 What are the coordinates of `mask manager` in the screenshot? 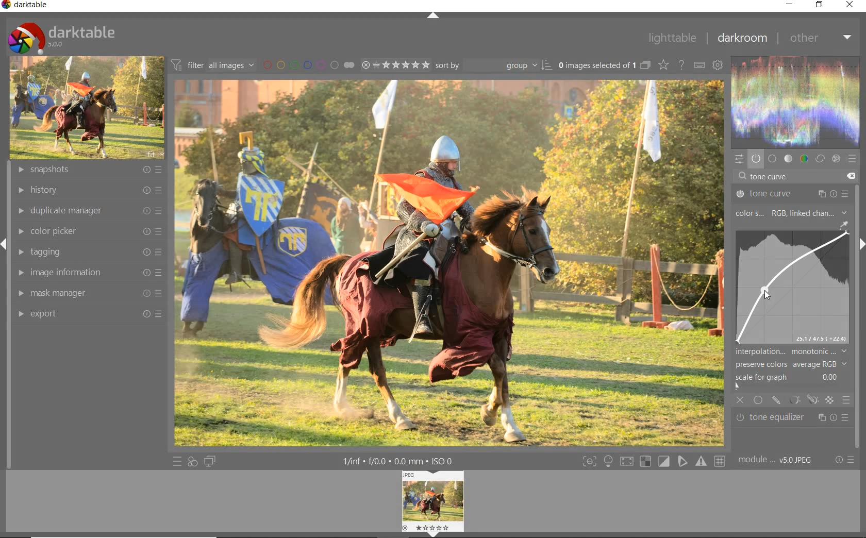 It's located at (87, 294).